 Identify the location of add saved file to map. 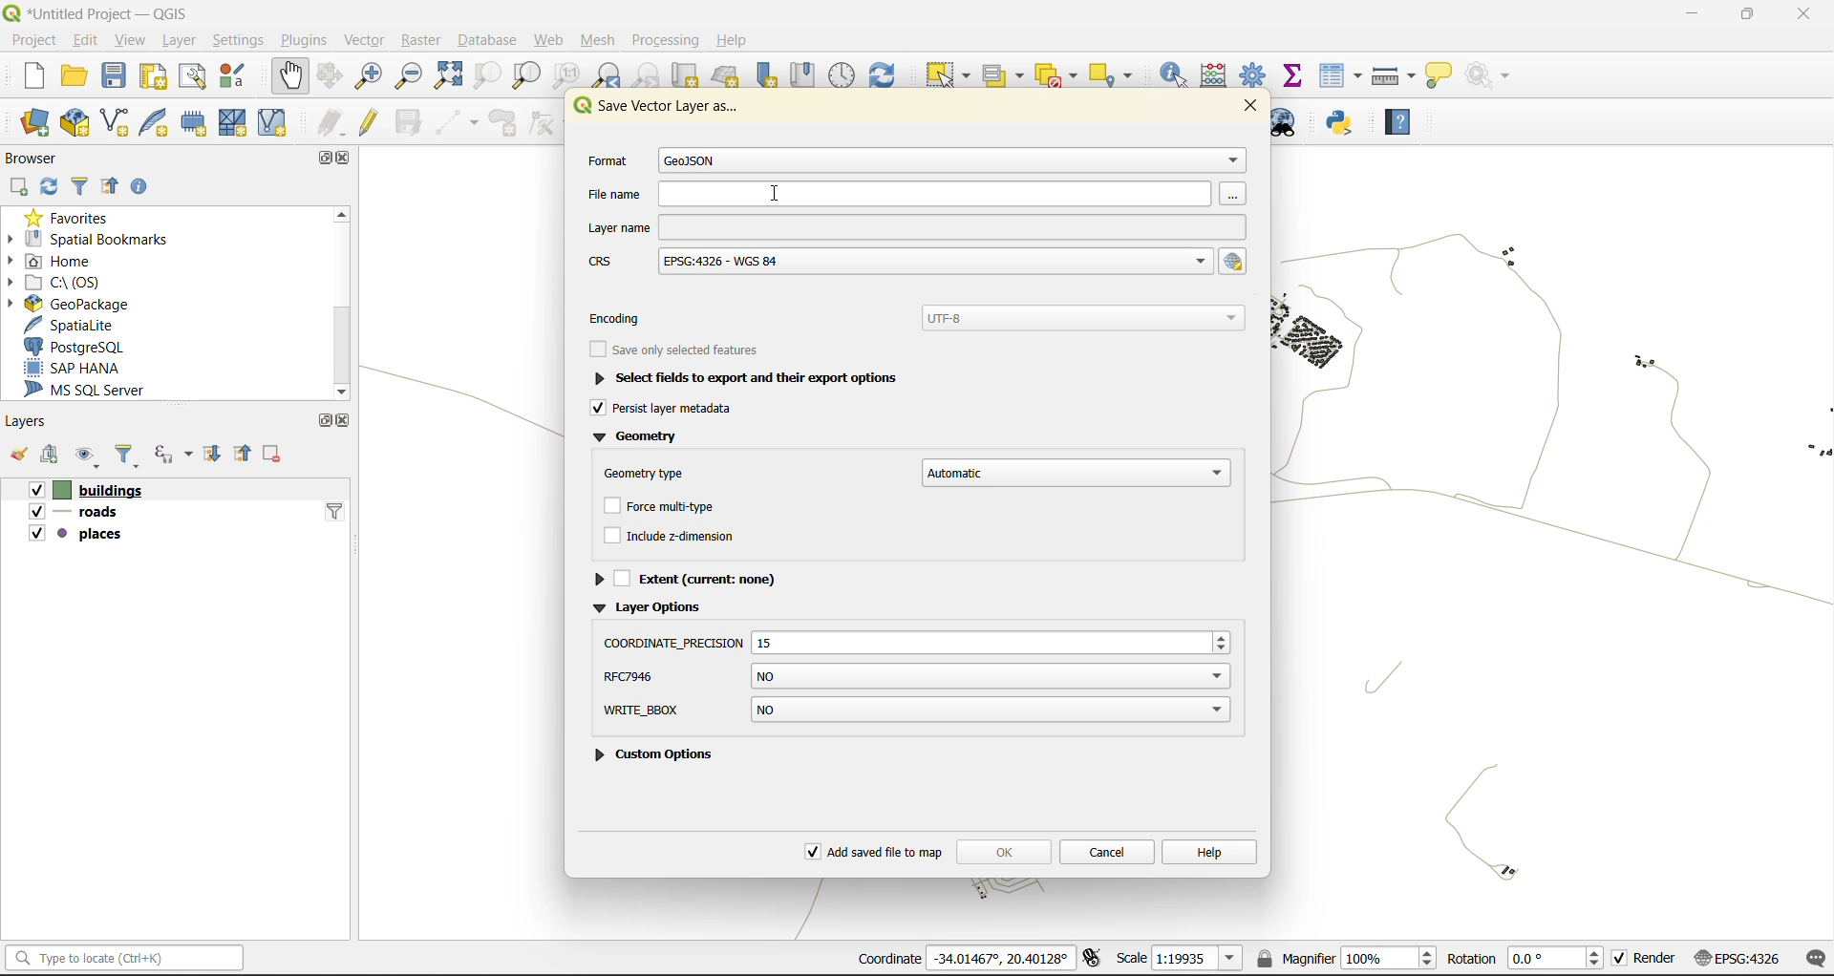
(875, 853).